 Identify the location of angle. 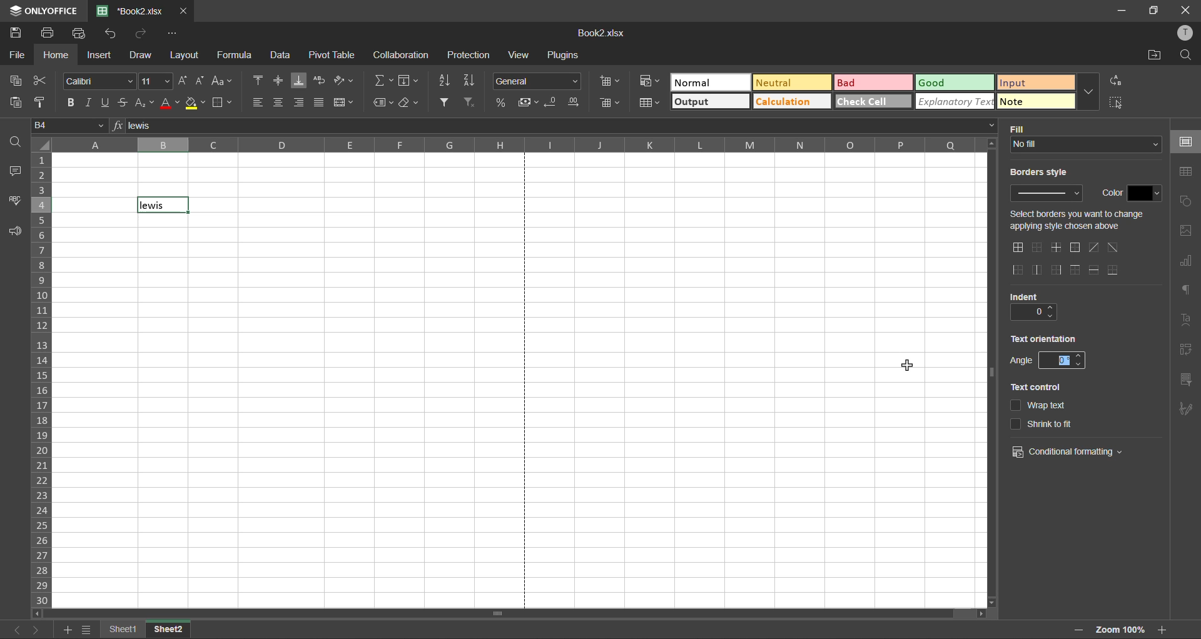
(1020, 362).